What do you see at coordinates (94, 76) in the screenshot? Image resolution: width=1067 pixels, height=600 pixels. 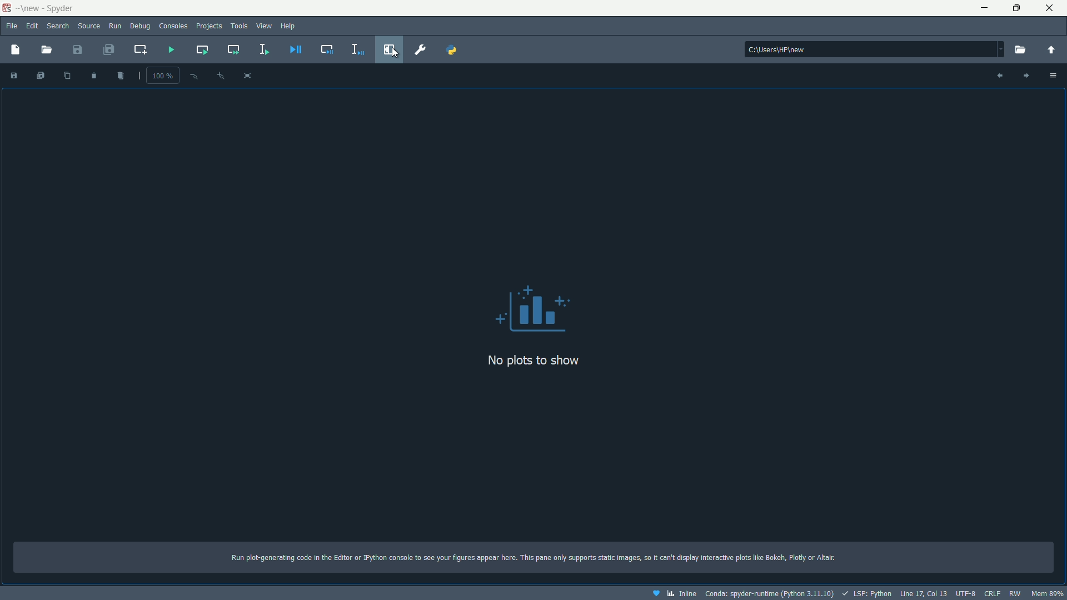 I see `remove plot` at bounding box center [94, 76].